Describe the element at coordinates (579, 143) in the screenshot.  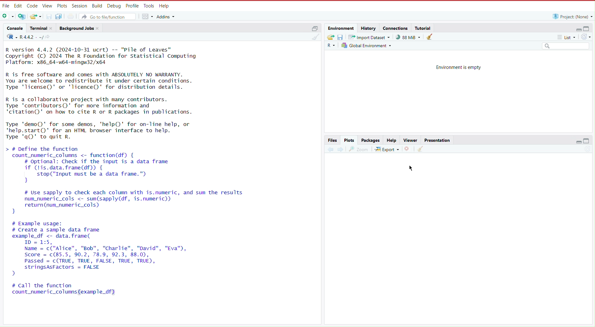
I see `Minimize` at that location.